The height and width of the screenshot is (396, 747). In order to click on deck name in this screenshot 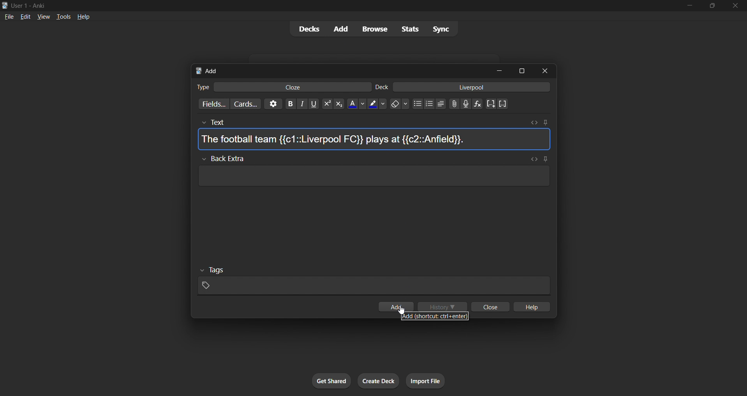, I will do `click(383, 87)`.